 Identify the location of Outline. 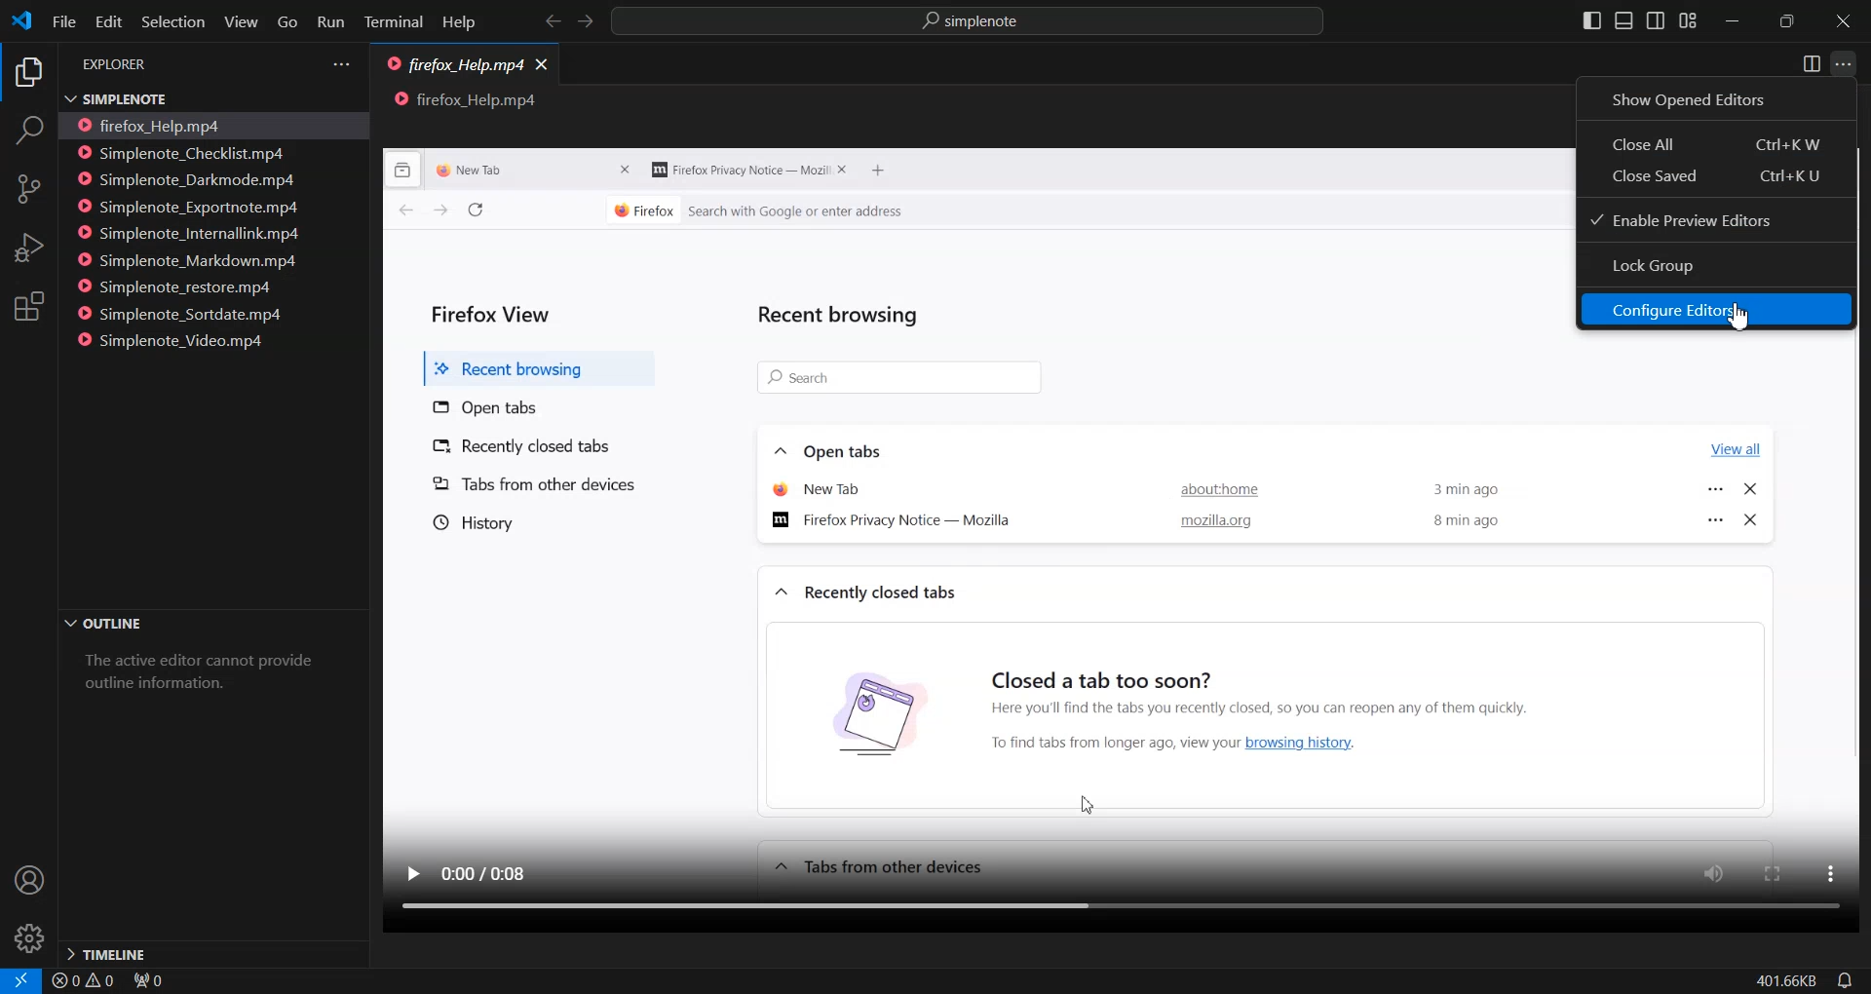
(210, 625).